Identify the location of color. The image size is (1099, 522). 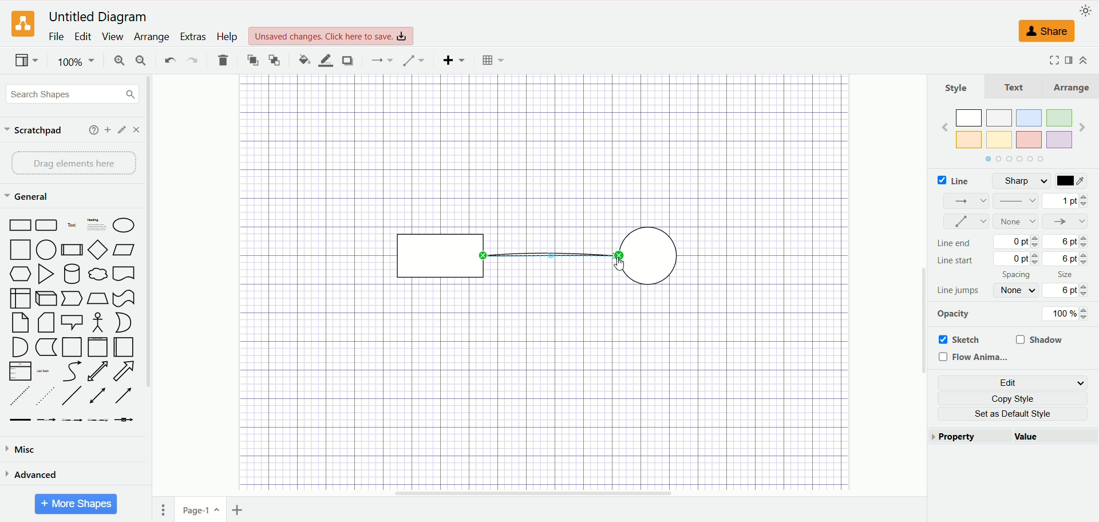
(1071, 183).